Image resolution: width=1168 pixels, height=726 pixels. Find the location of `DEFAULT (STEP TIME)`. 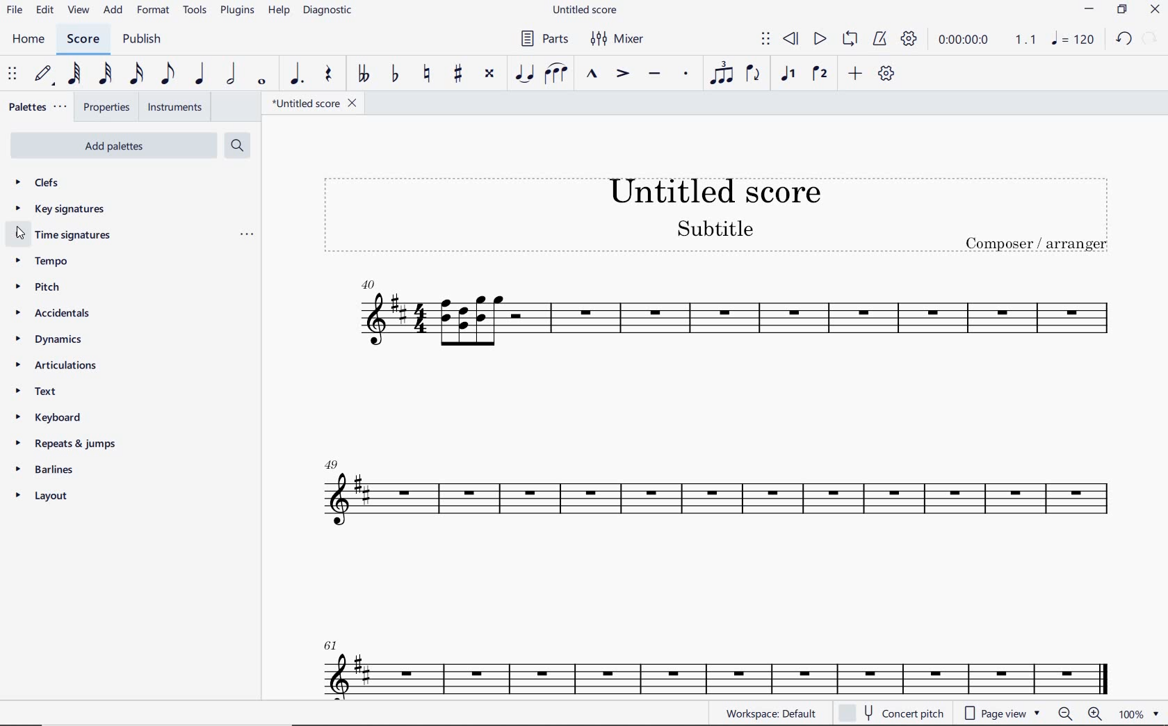

DEFAULT (STEP TIME) is located at coordinates (44, 74).